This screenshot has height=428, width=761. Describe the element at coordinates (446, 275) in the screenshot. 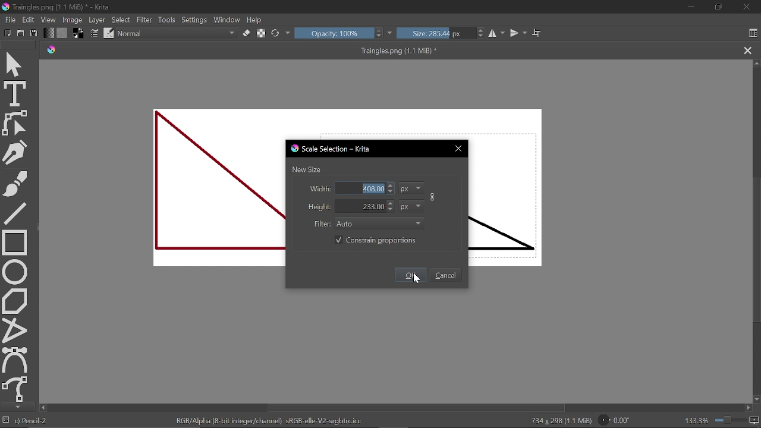

I see `Cancel` at that location.